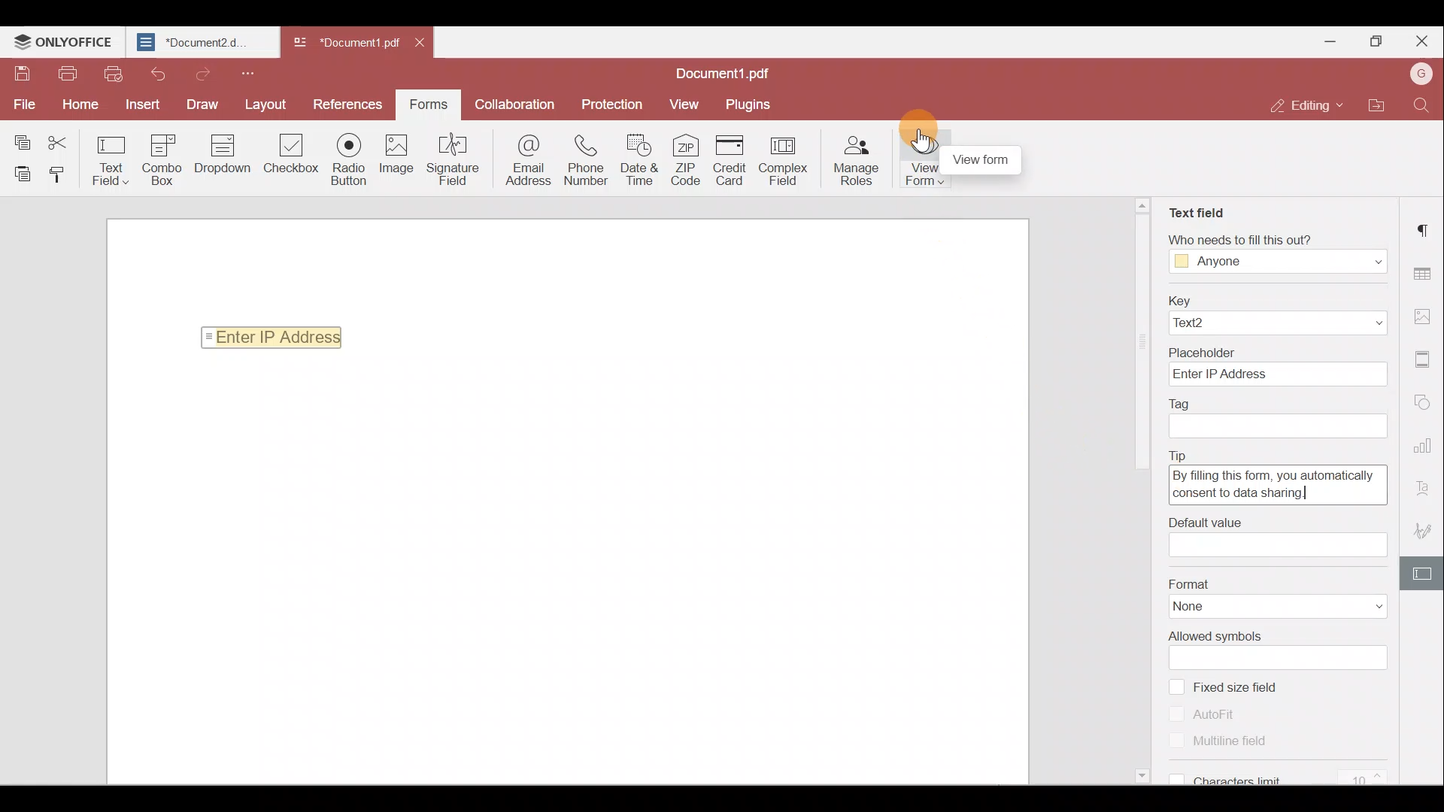 The height and width of the screenshot is (812, 1444). What do you see at coordinates (1426, 403) in the screenshot?
I see `Shapes settings` at bounding box center [1426, 403].